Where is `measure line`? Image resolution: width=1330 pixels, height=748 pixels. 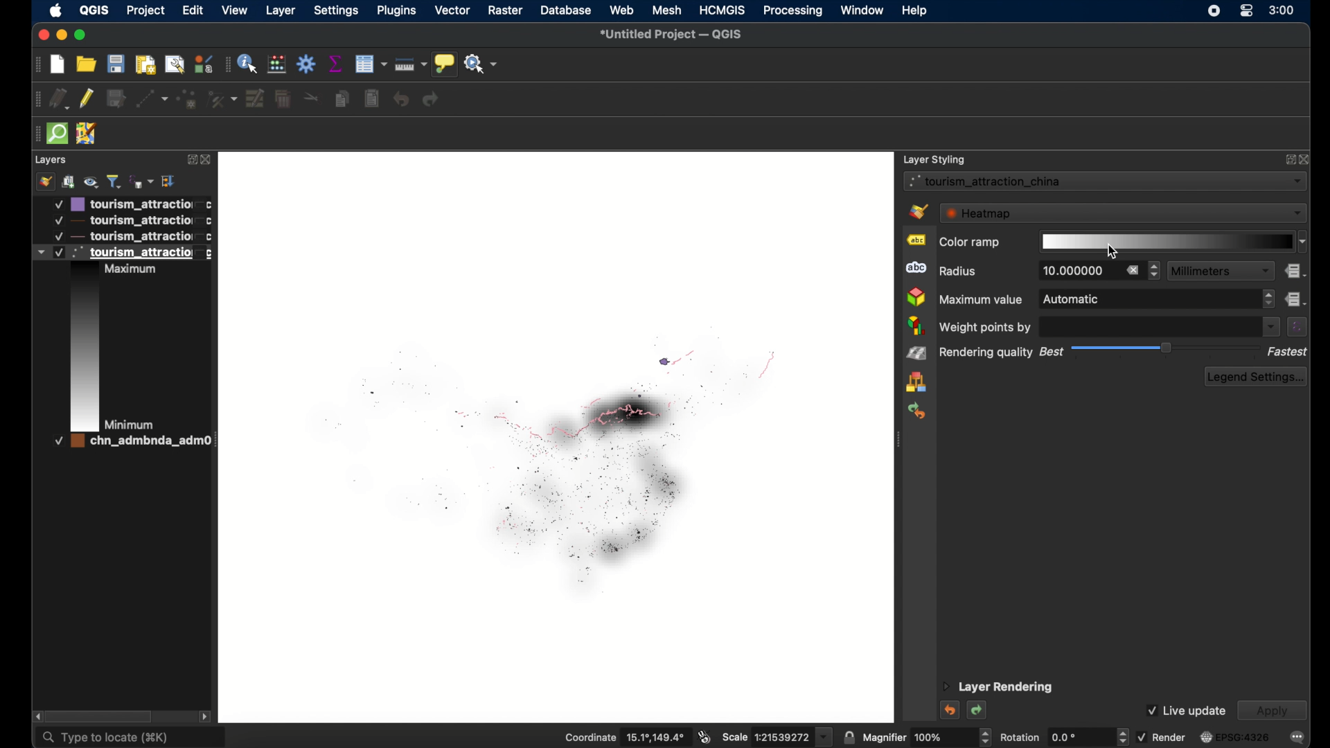
measure line is located at coordinates (411, 65).